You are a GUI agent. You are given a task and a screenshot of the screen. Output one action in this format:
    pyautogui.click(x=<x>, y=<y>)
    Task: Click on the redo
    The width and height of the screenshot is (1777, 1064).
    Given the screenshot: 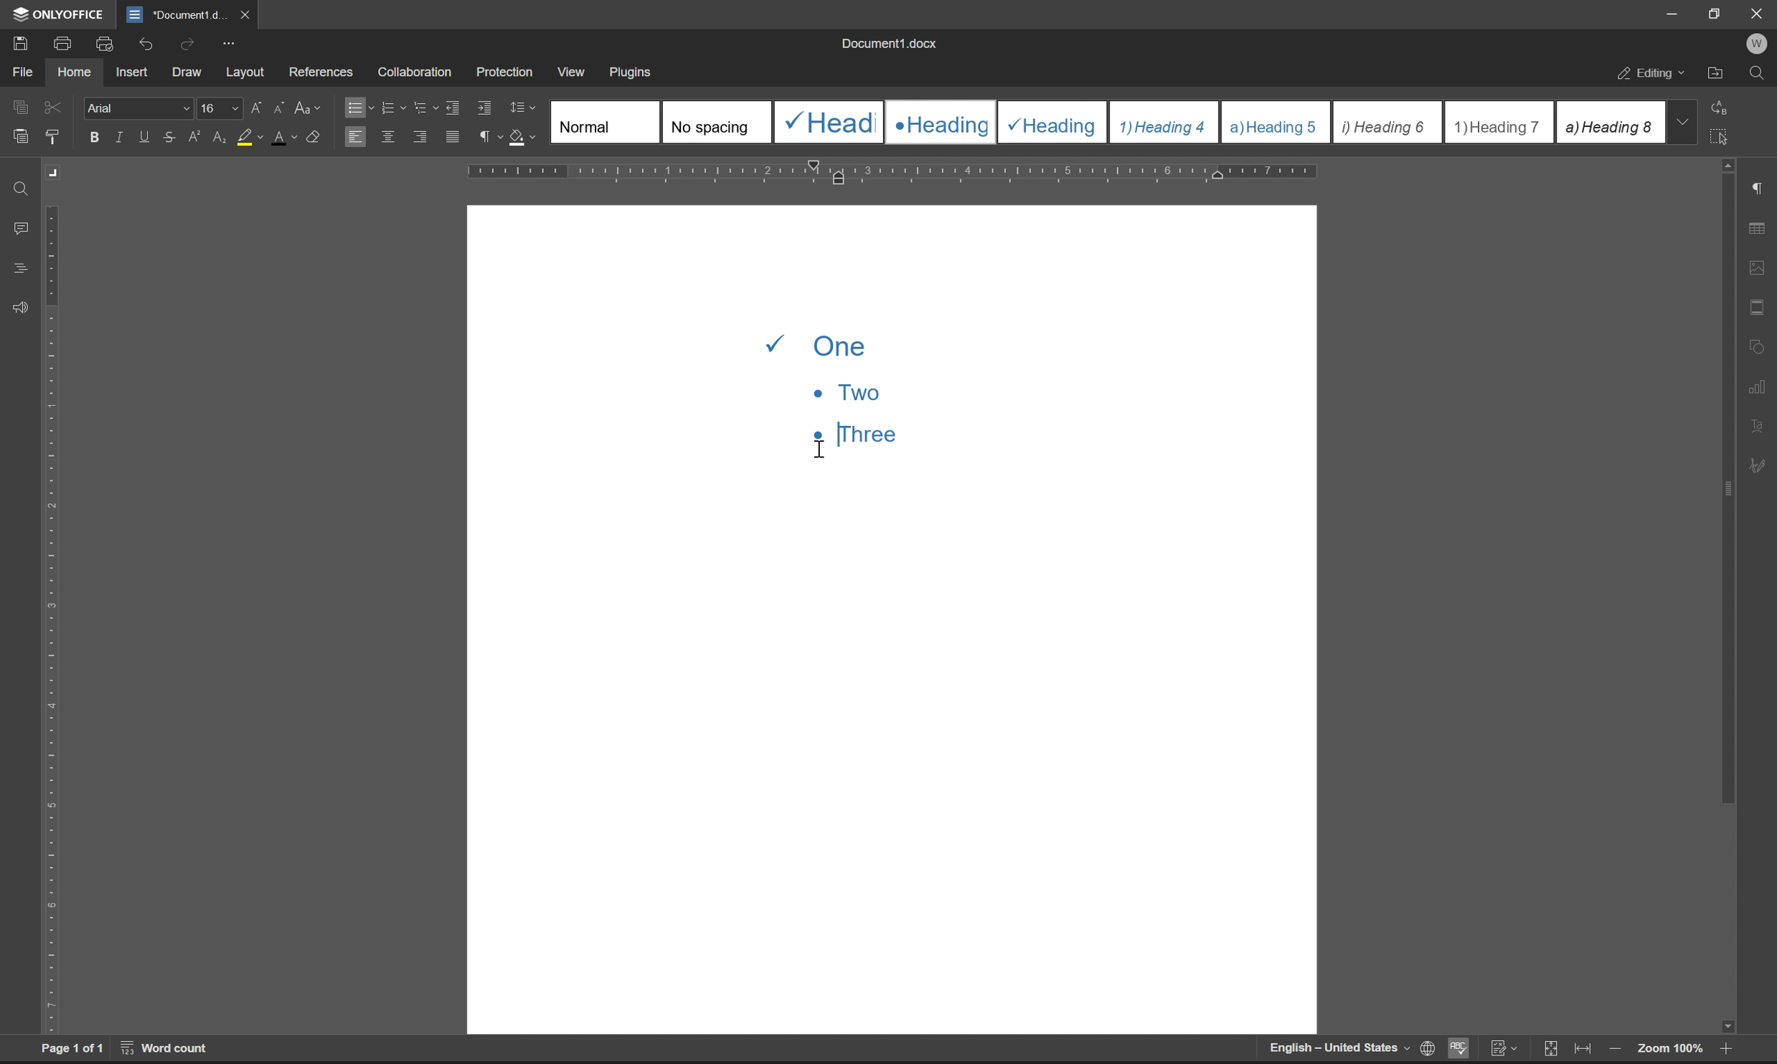 What is the action you would take?
    pyautogui.click(x=190, y=43)
    